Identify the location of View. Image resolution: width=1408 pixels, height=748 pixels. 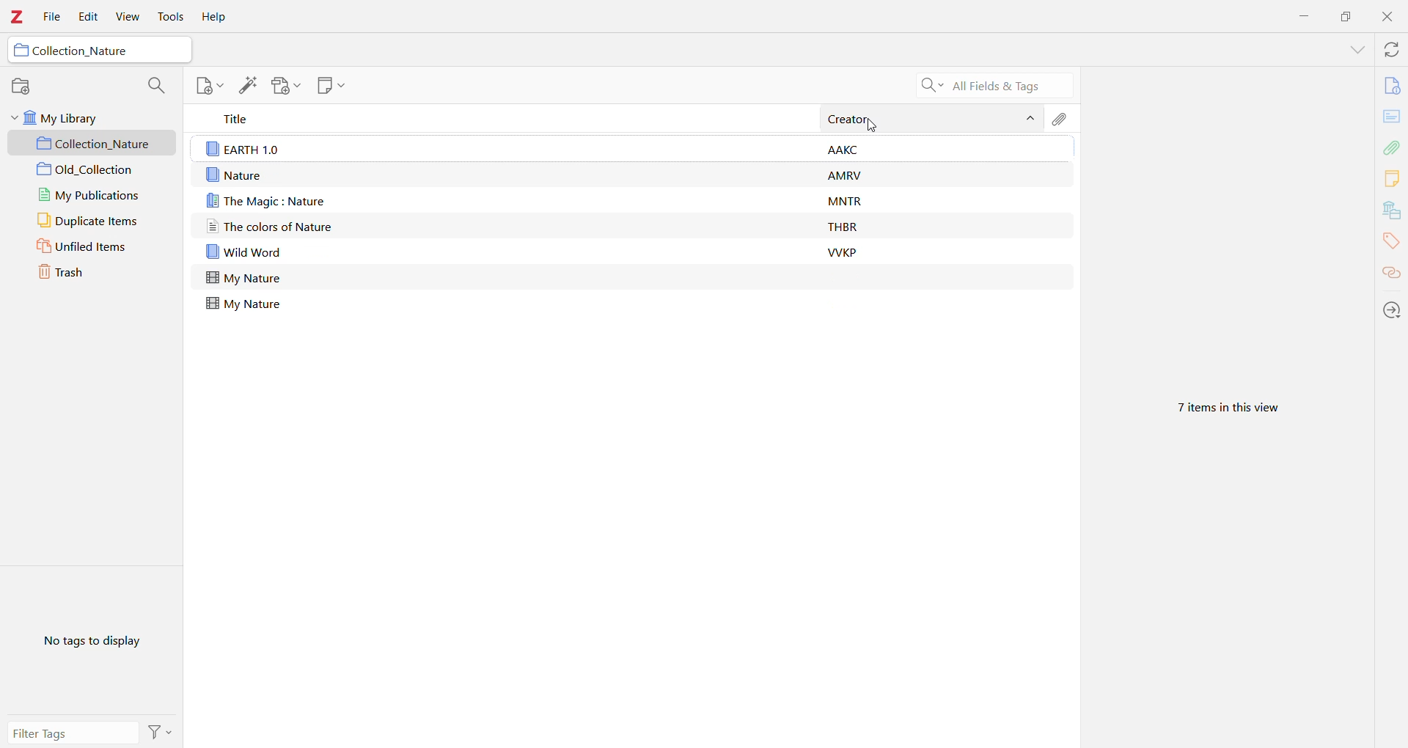
(128, 16).